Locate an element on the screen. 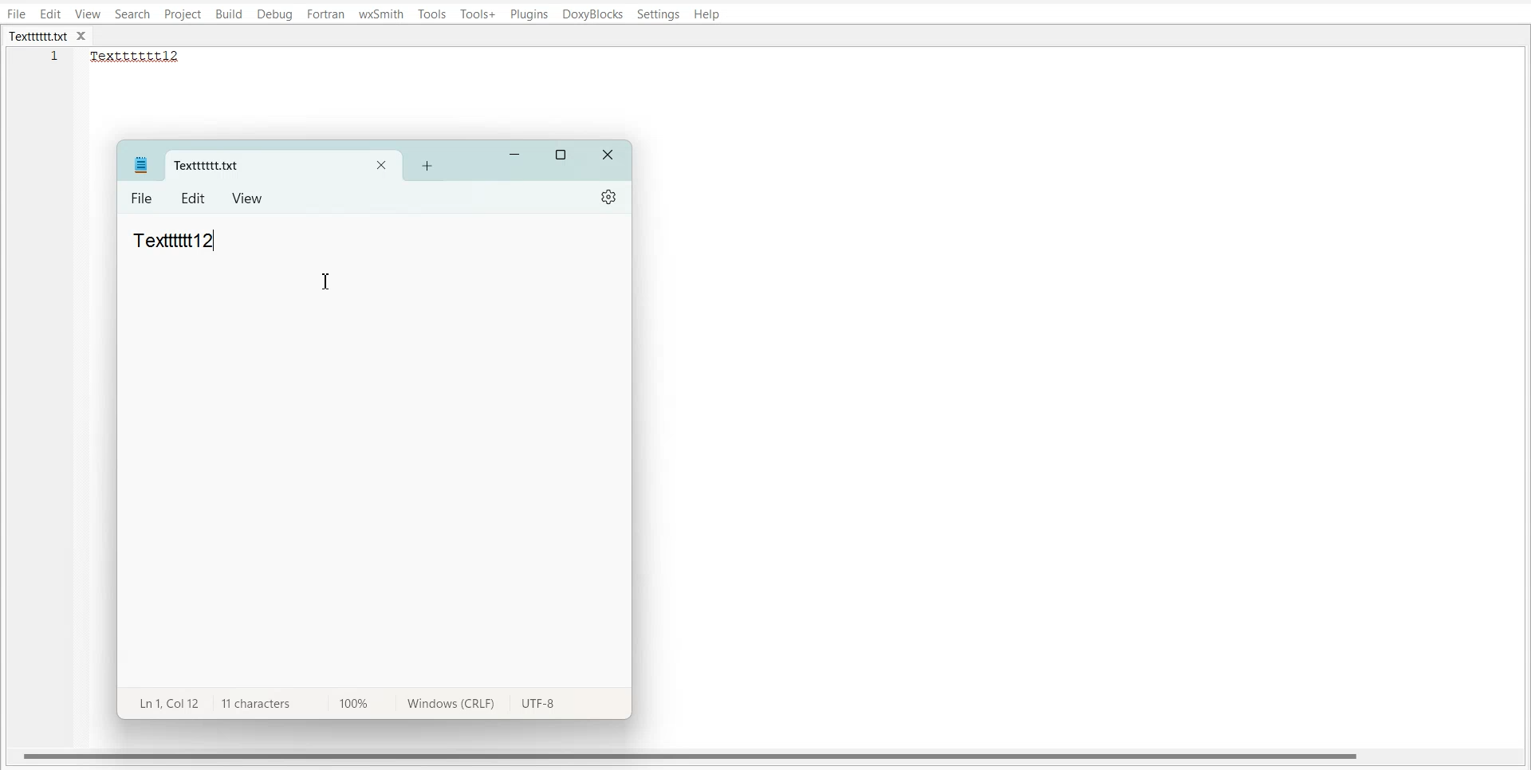 The width and height of the screenshot is (1531, 770). Maximize is located at coordinates (562, 155).